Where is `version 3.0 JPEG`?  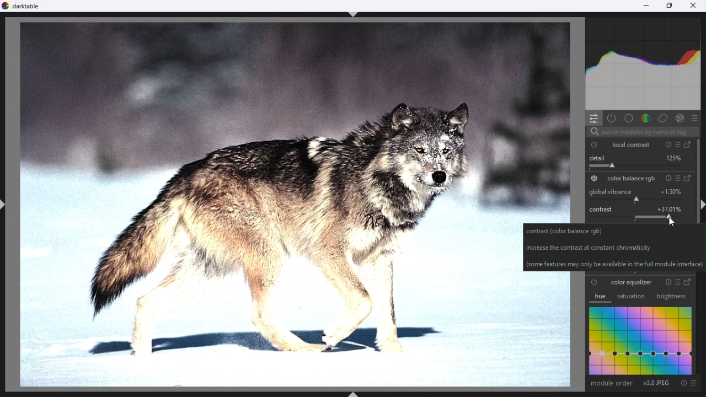
version 3.0 JPEG is located at coordinates (657, 383).